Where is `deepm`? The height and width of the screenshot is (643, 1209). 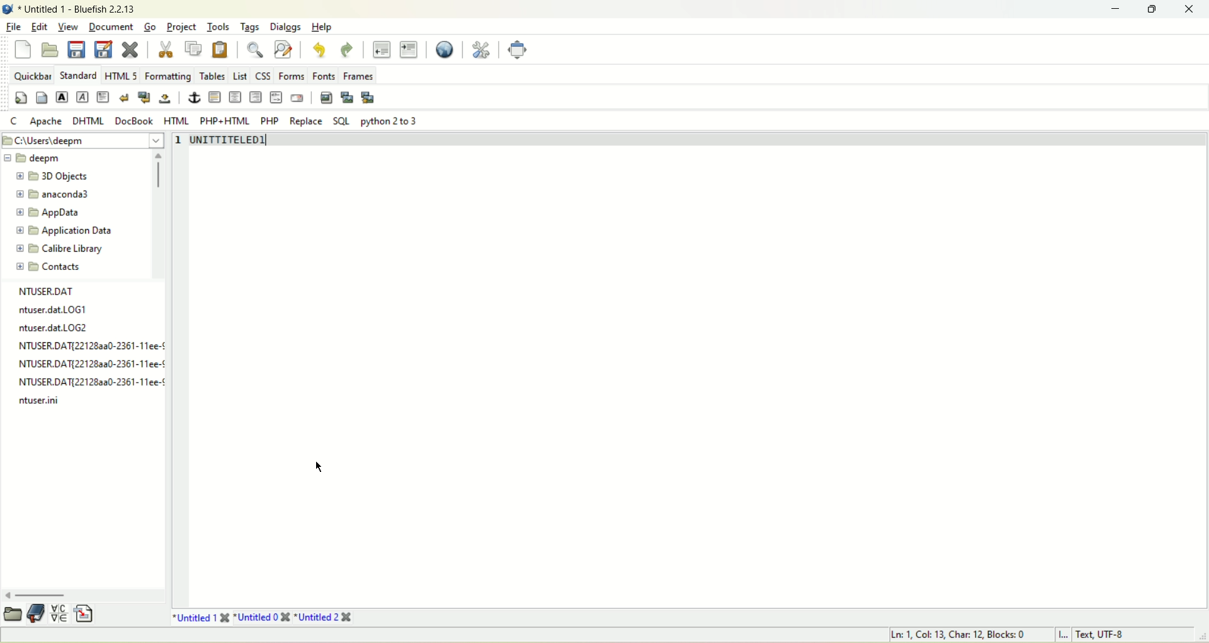
deepm is located at coordinates (31, 159).